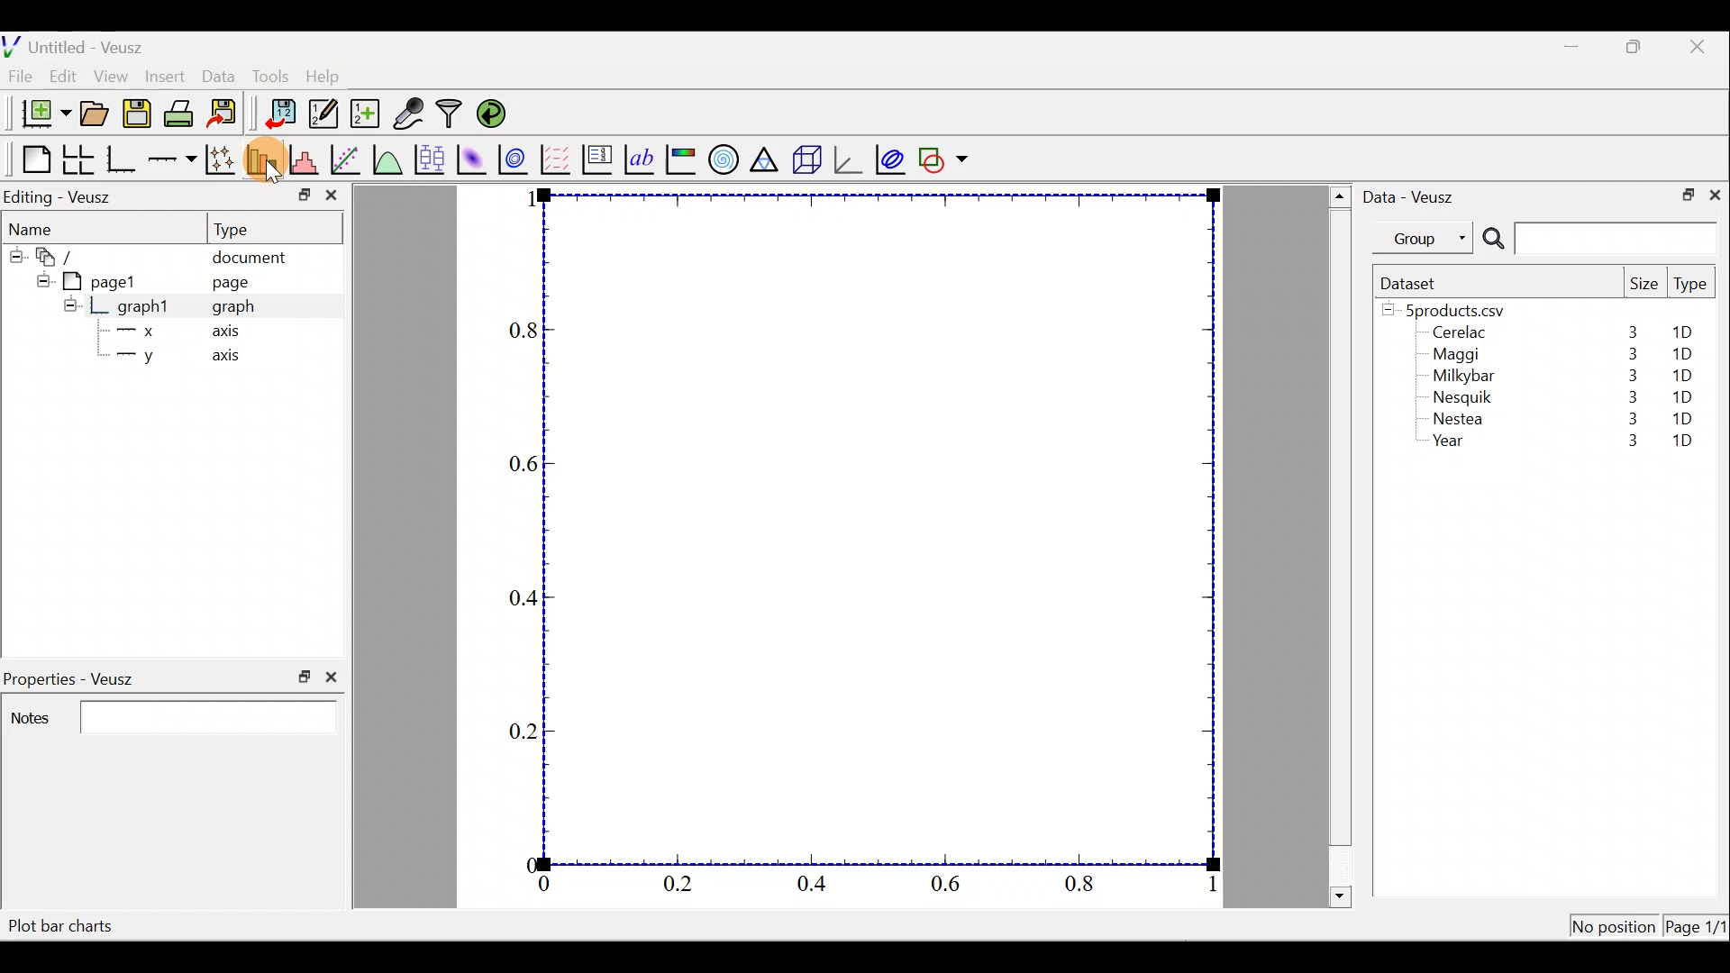 The height and width of the screenshot is (973, 1730). What do you see at coordinates (766, 157) in the screenshot?
I see `Ternary graph` at bounding box center [766, 157].